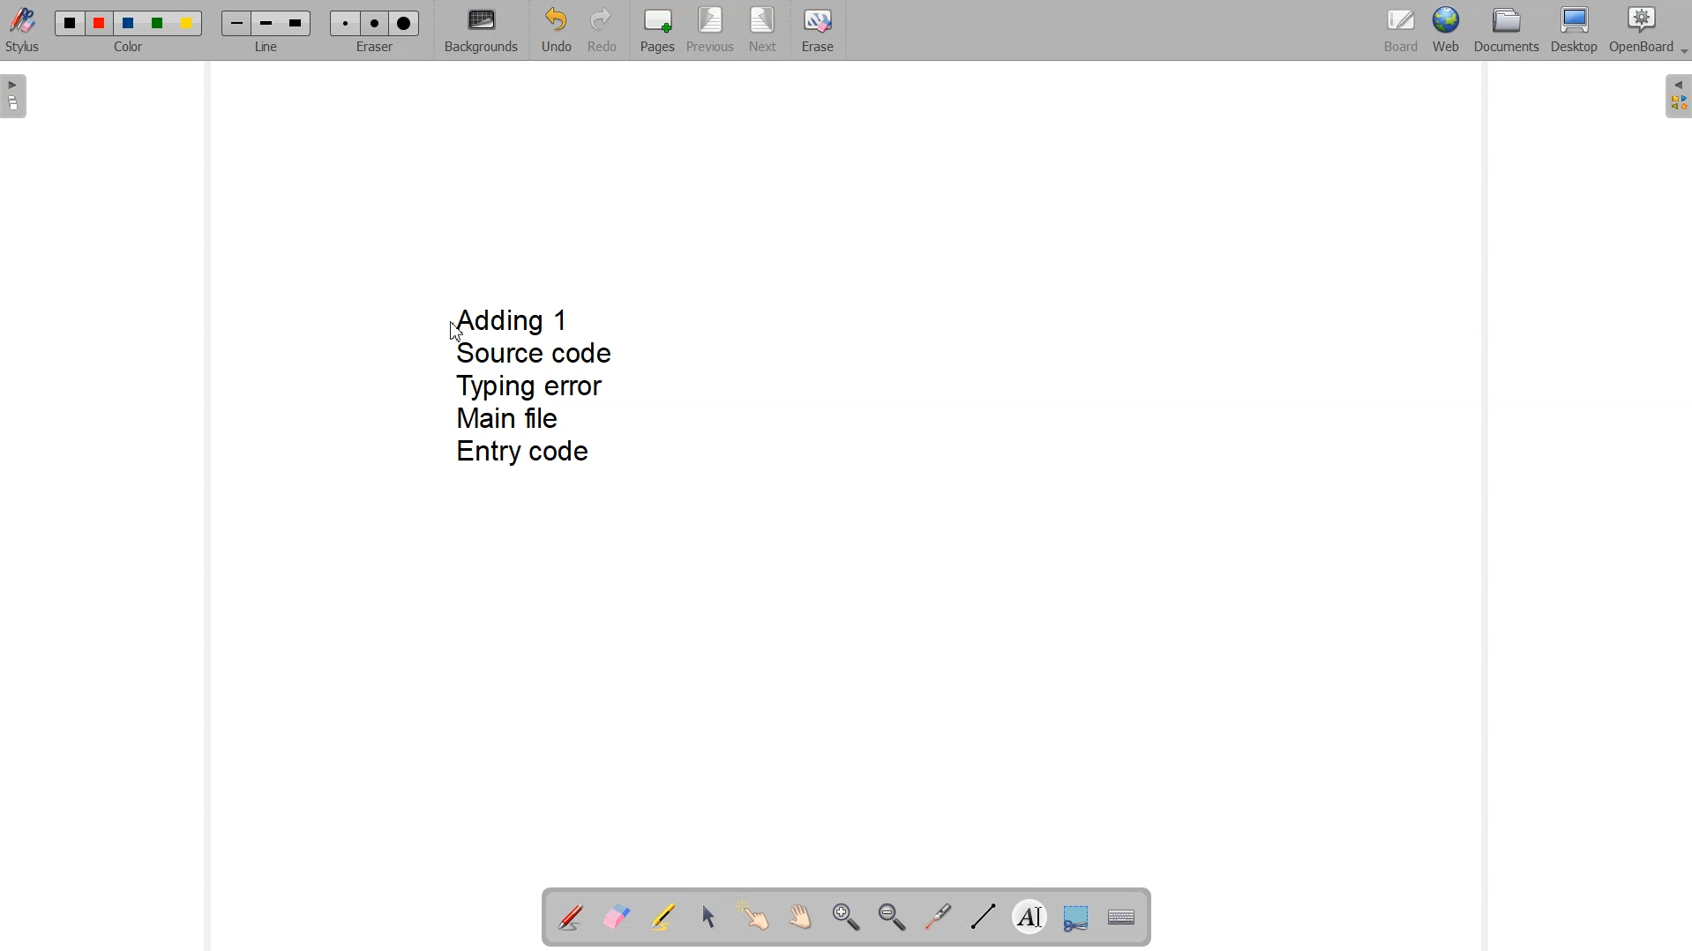 This screenshot has width=1692, height=951. Describe the element at coordinates (481, 31) in the screenshot. I see `Backgrounds` at that location.